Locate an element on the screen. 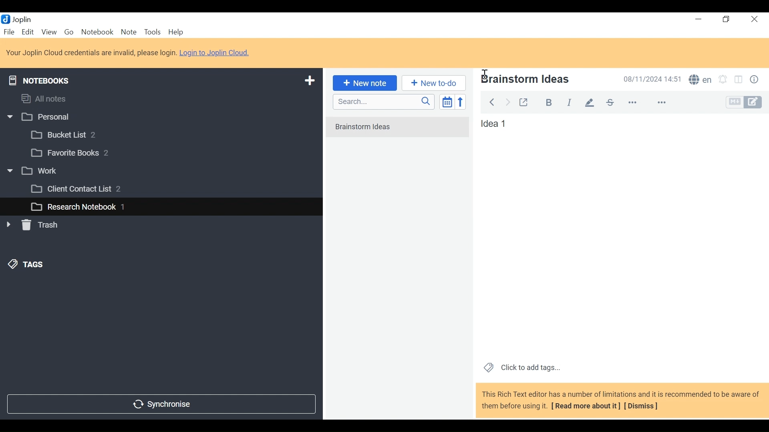  Notebooks is located at coordinates (45, 79).